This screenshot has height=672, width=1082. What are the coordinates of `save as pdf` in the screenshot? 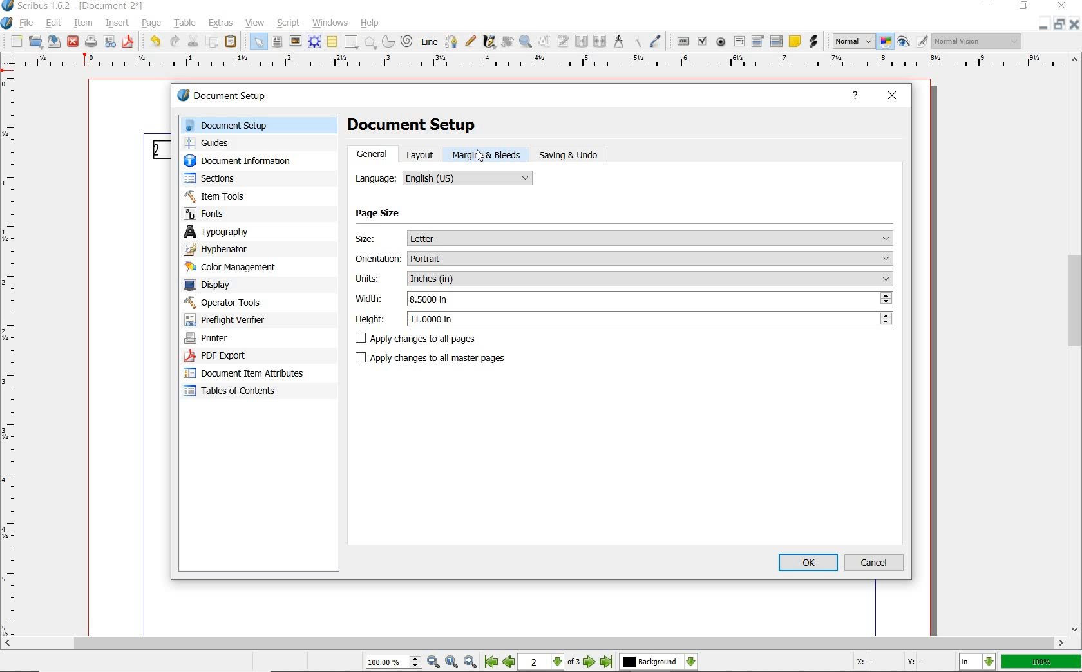 It's located at (128, 42).